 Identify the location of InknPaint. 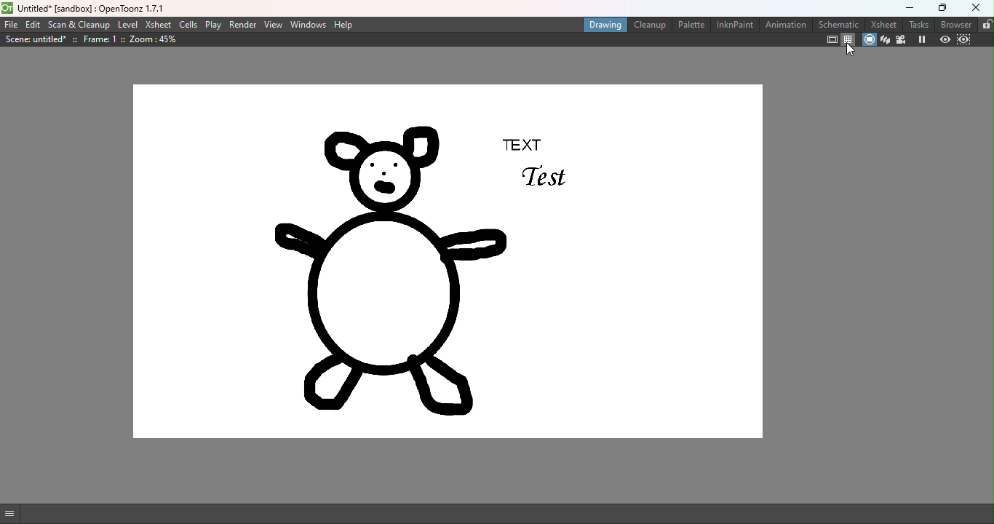
(731, 25).